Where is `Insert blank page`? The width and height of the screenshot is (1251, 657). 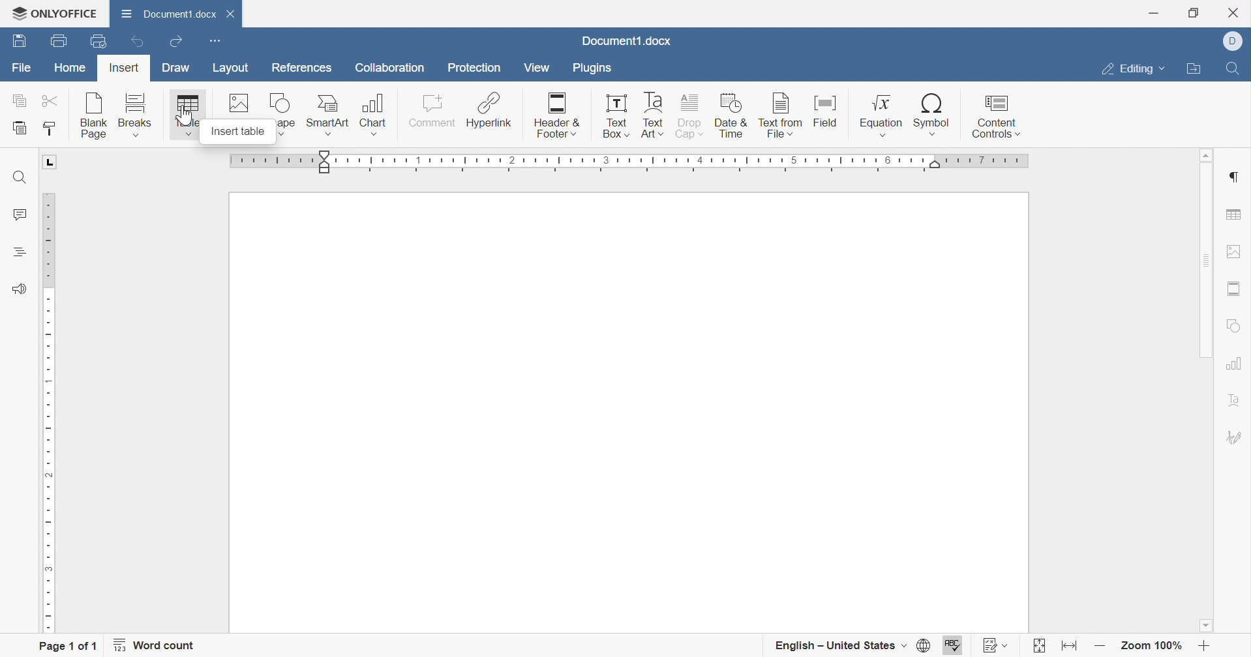 Insert blank page is located at coordinates (97, 116).